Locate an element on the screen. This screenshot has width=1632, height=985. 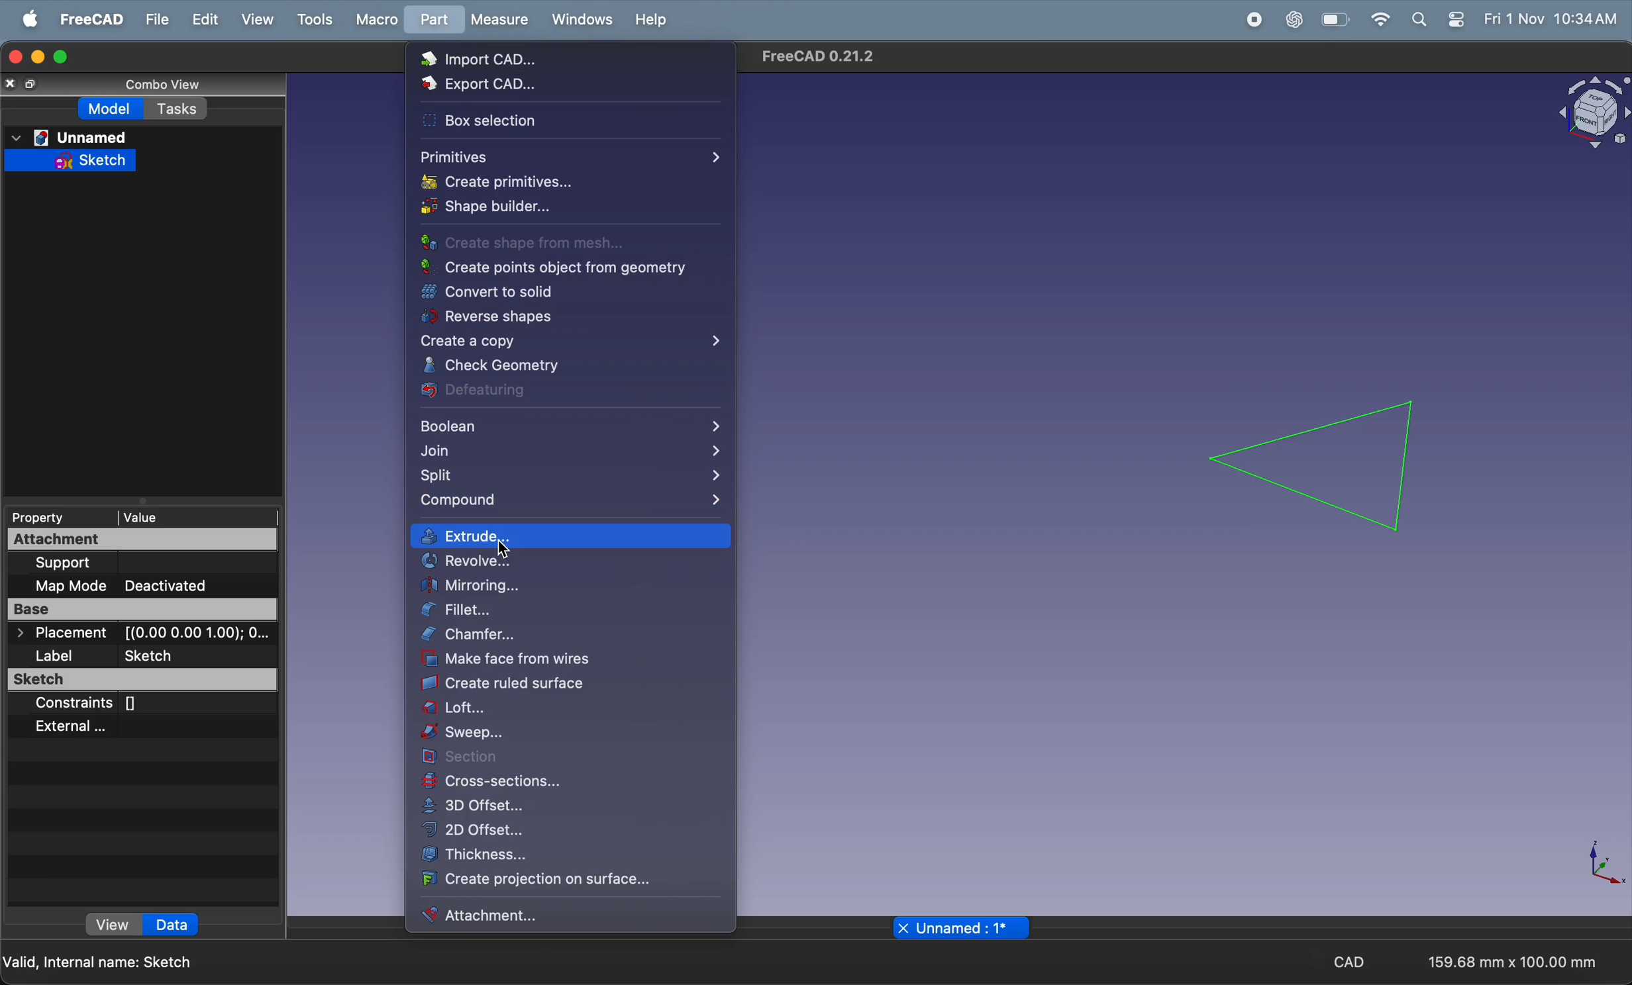
revolve is located at coordinates (568, 563).